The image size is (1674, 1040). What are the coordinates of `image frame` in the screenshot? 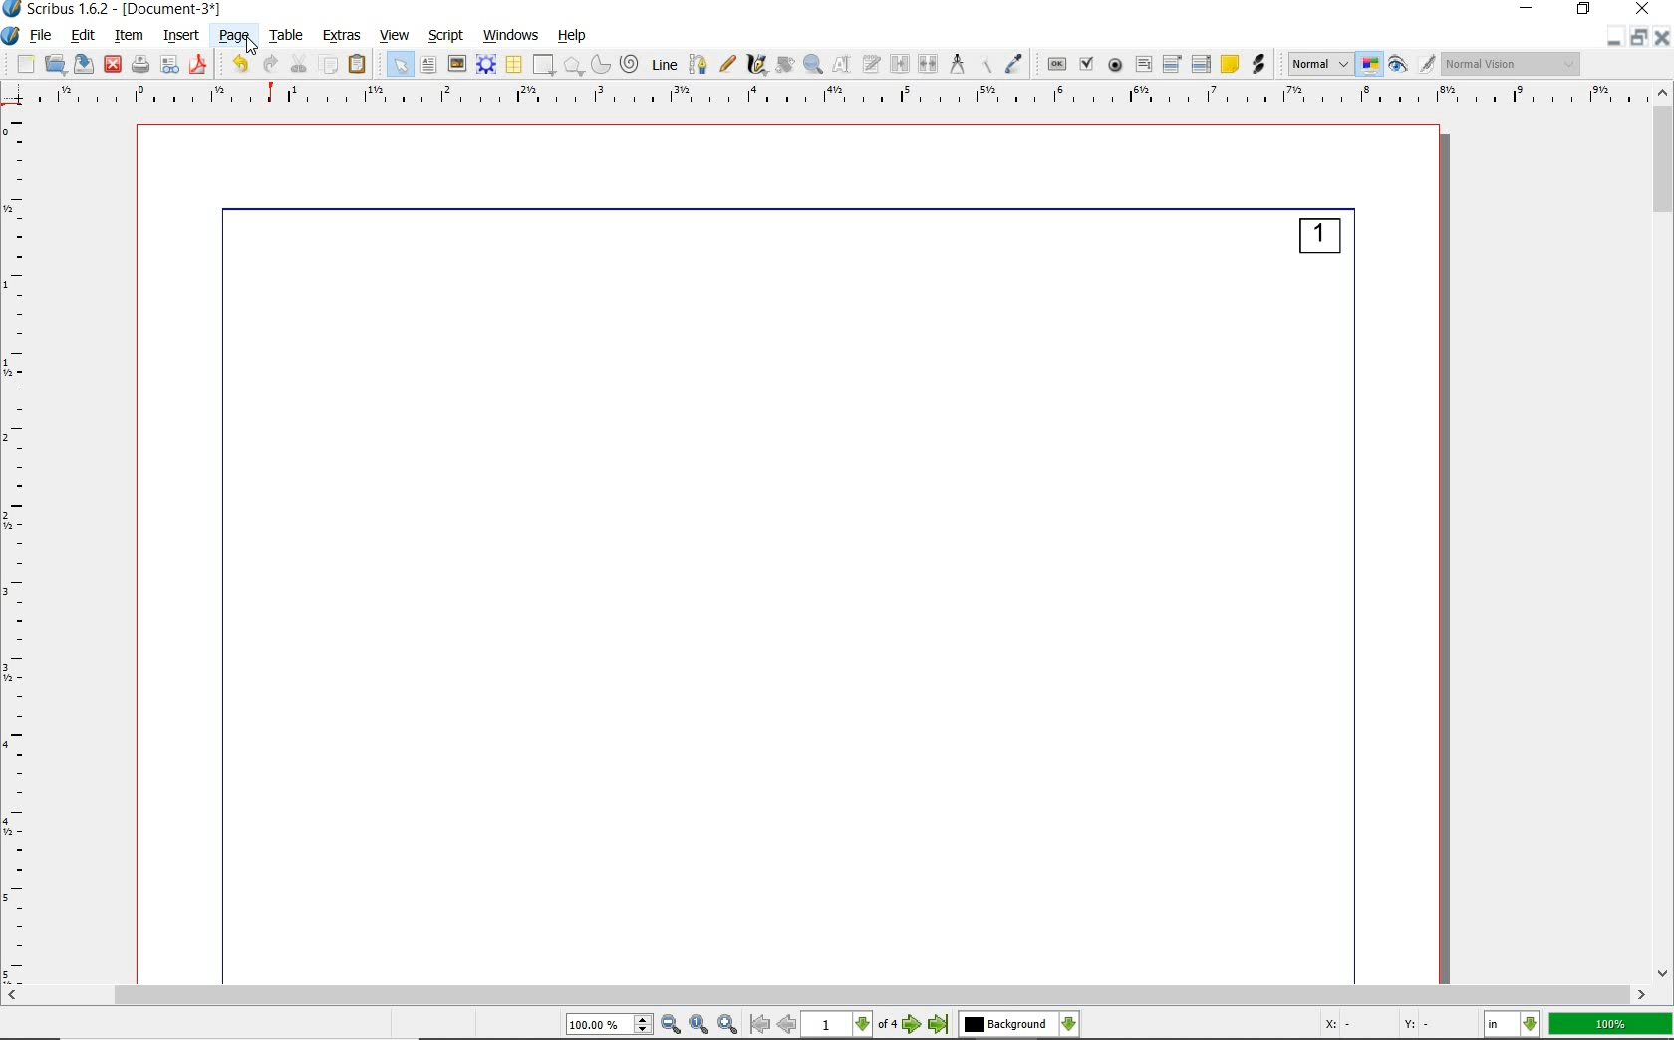 It's located at (456, 66).